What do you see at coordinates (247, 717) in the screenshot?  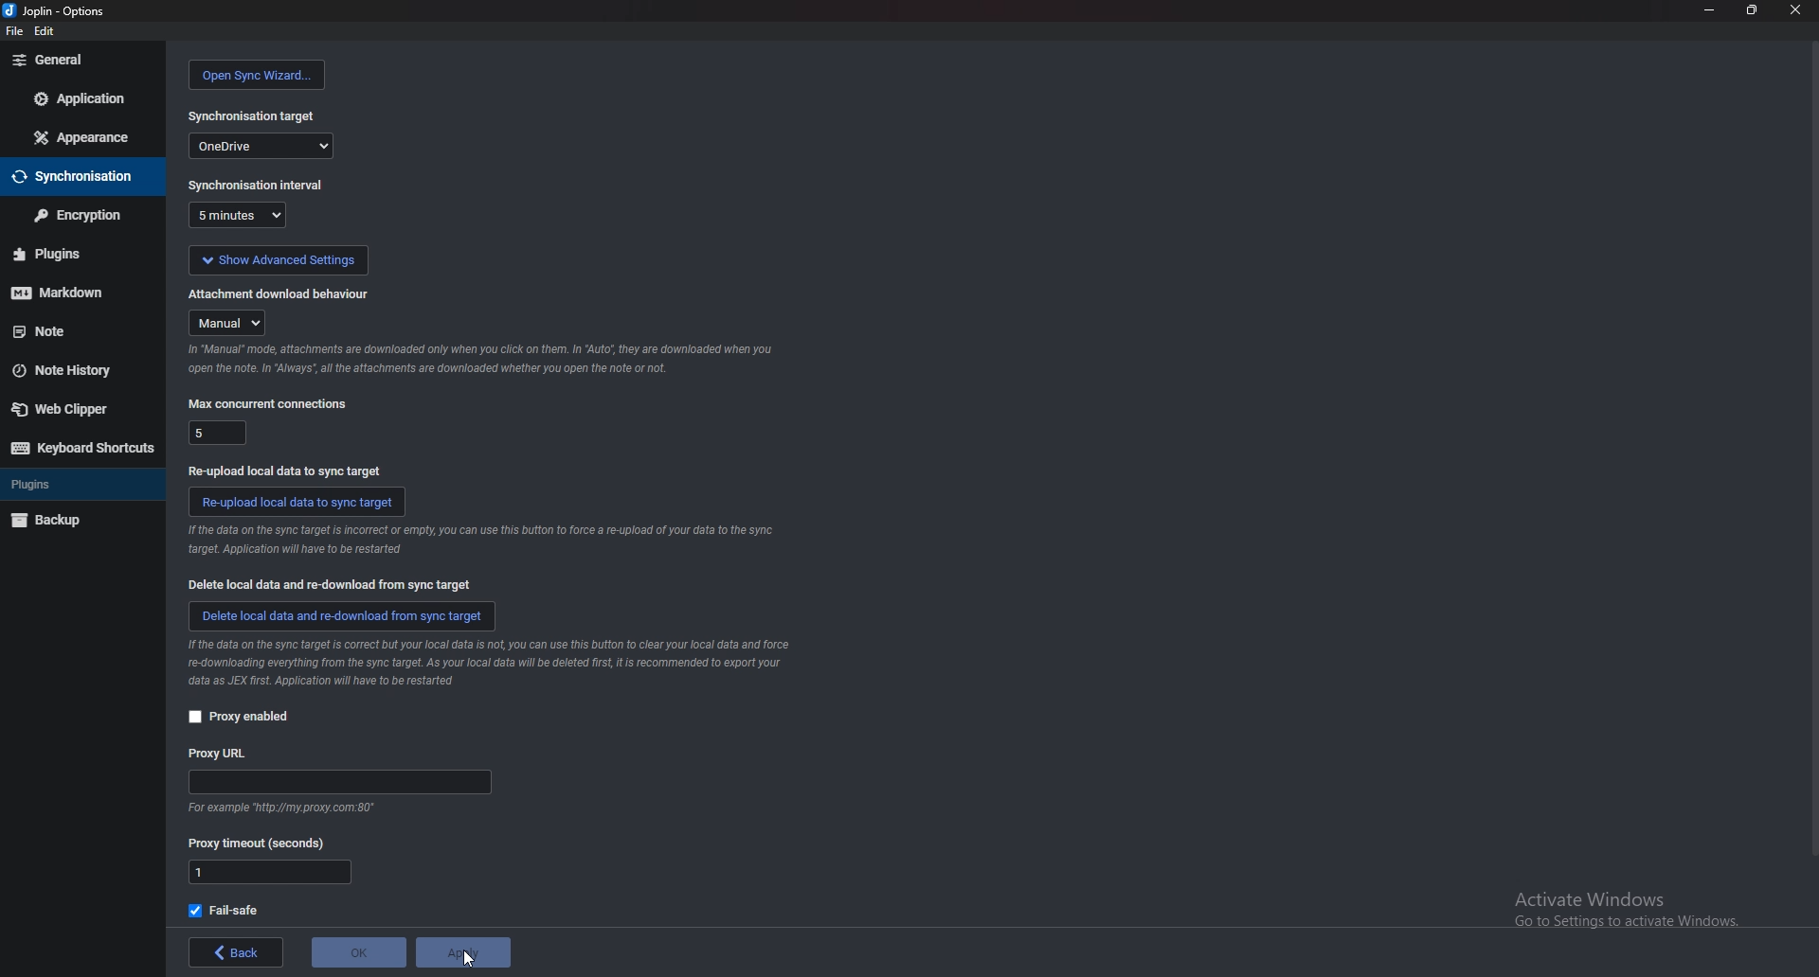 I see `proxy enabled` at bounding box center [247, 717].